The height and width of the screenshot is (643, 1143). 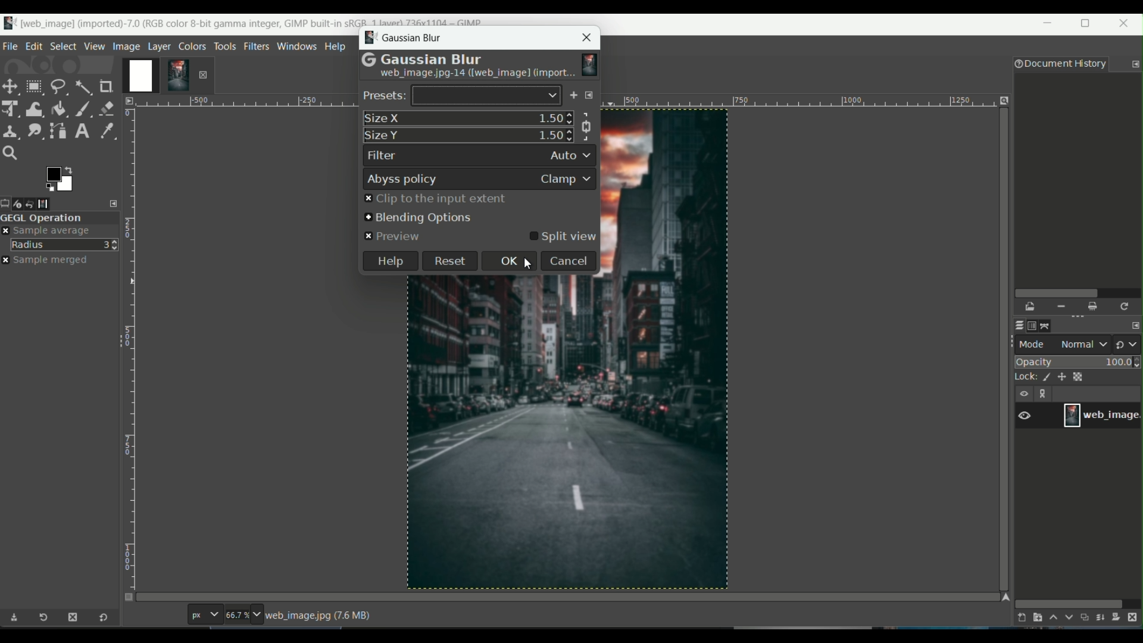 What do you see at coordinates (591, 62) in the screenshot?
I see `image preview` at bounding box center [591, 62].